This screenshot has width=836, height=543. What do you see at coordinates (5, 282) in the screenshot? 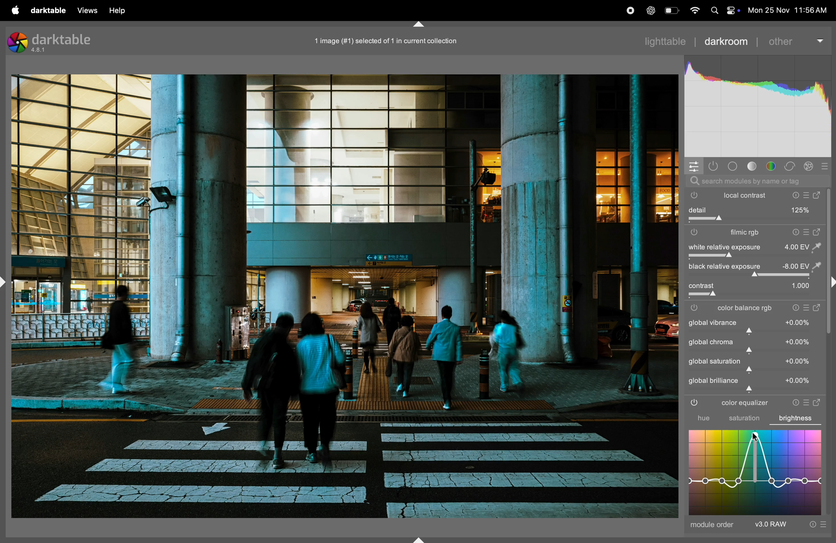
I see `Collapse or expand ` at bounding box center [5, 282].